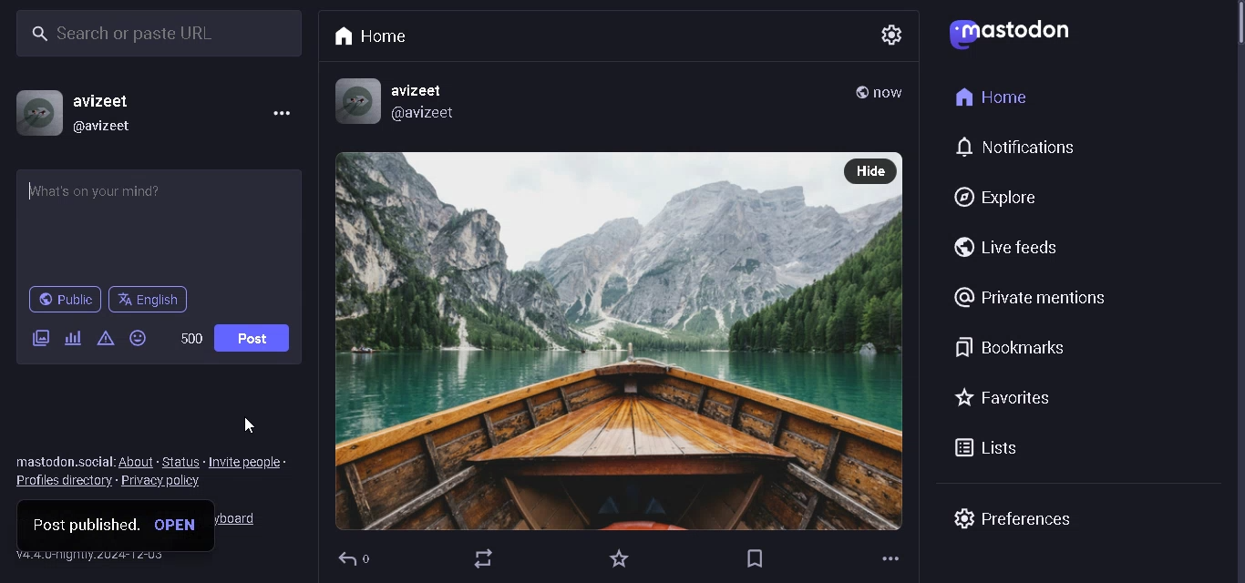  Describe the element at coordinates (181, 462) in the screenshot. I see `status` at that location.